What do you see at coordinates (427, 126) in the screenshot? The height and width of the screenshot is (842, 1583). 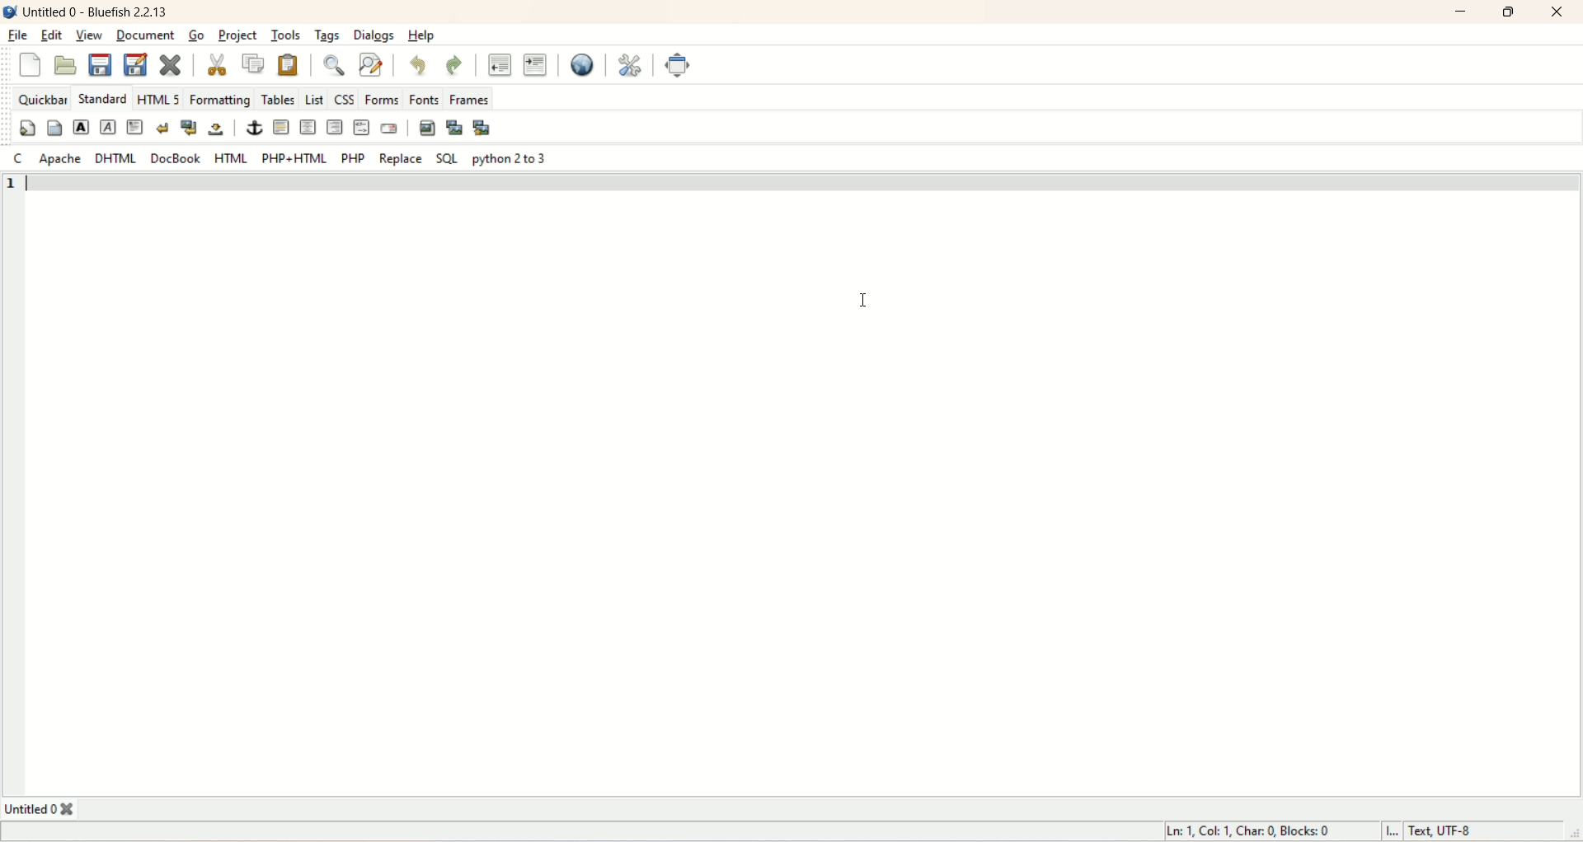 I see `insert image` at bounding box center [427, 126].